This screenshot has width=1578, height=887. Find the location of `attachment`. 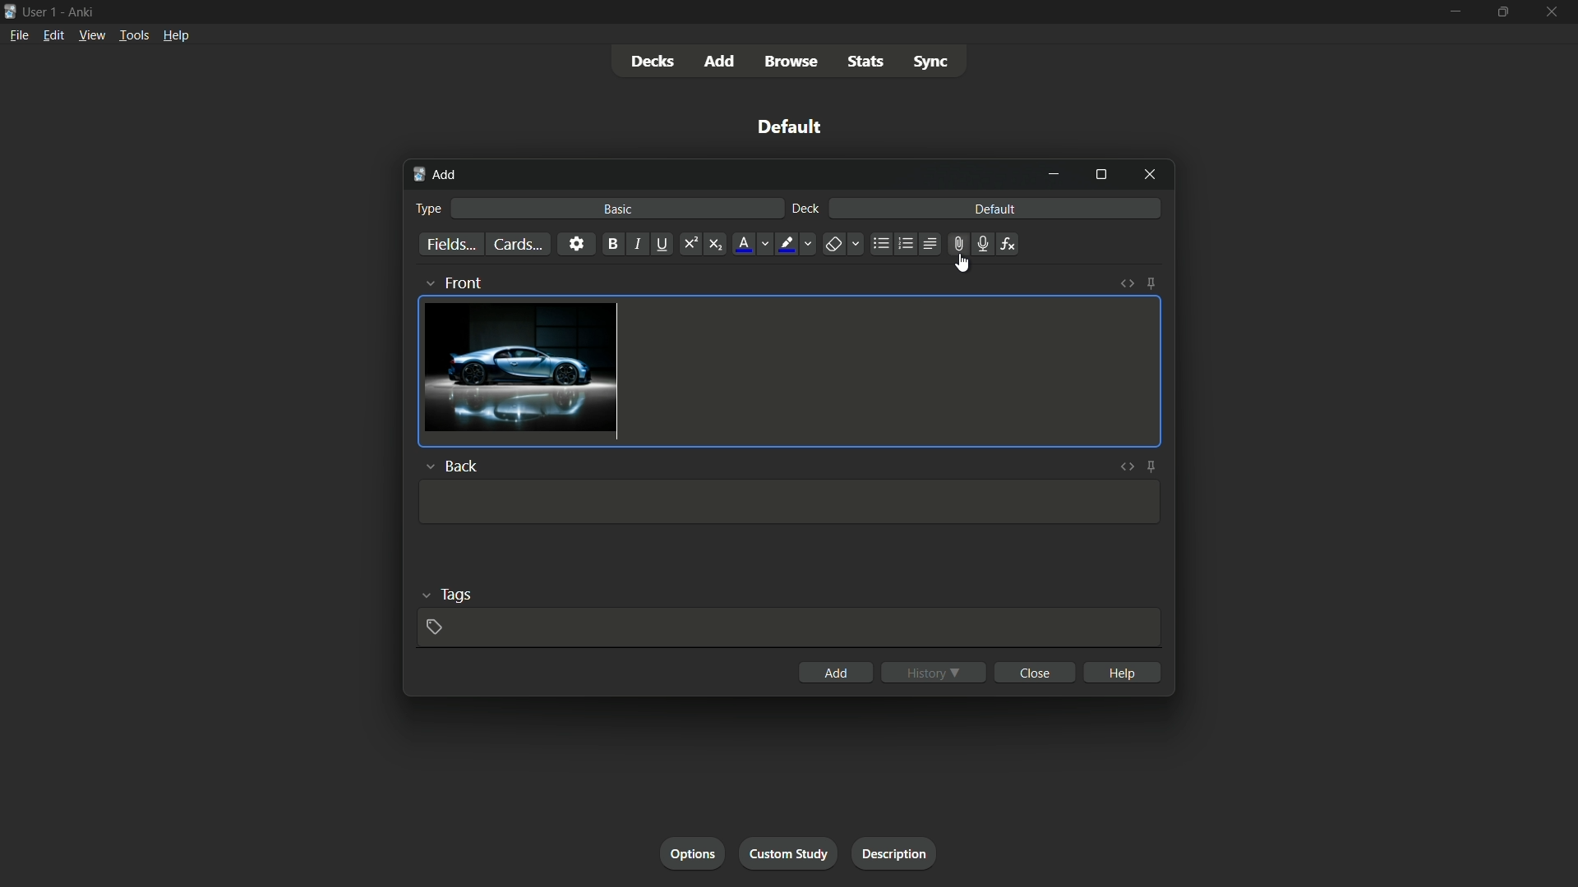

attachment is located at coordinates (958, 243).